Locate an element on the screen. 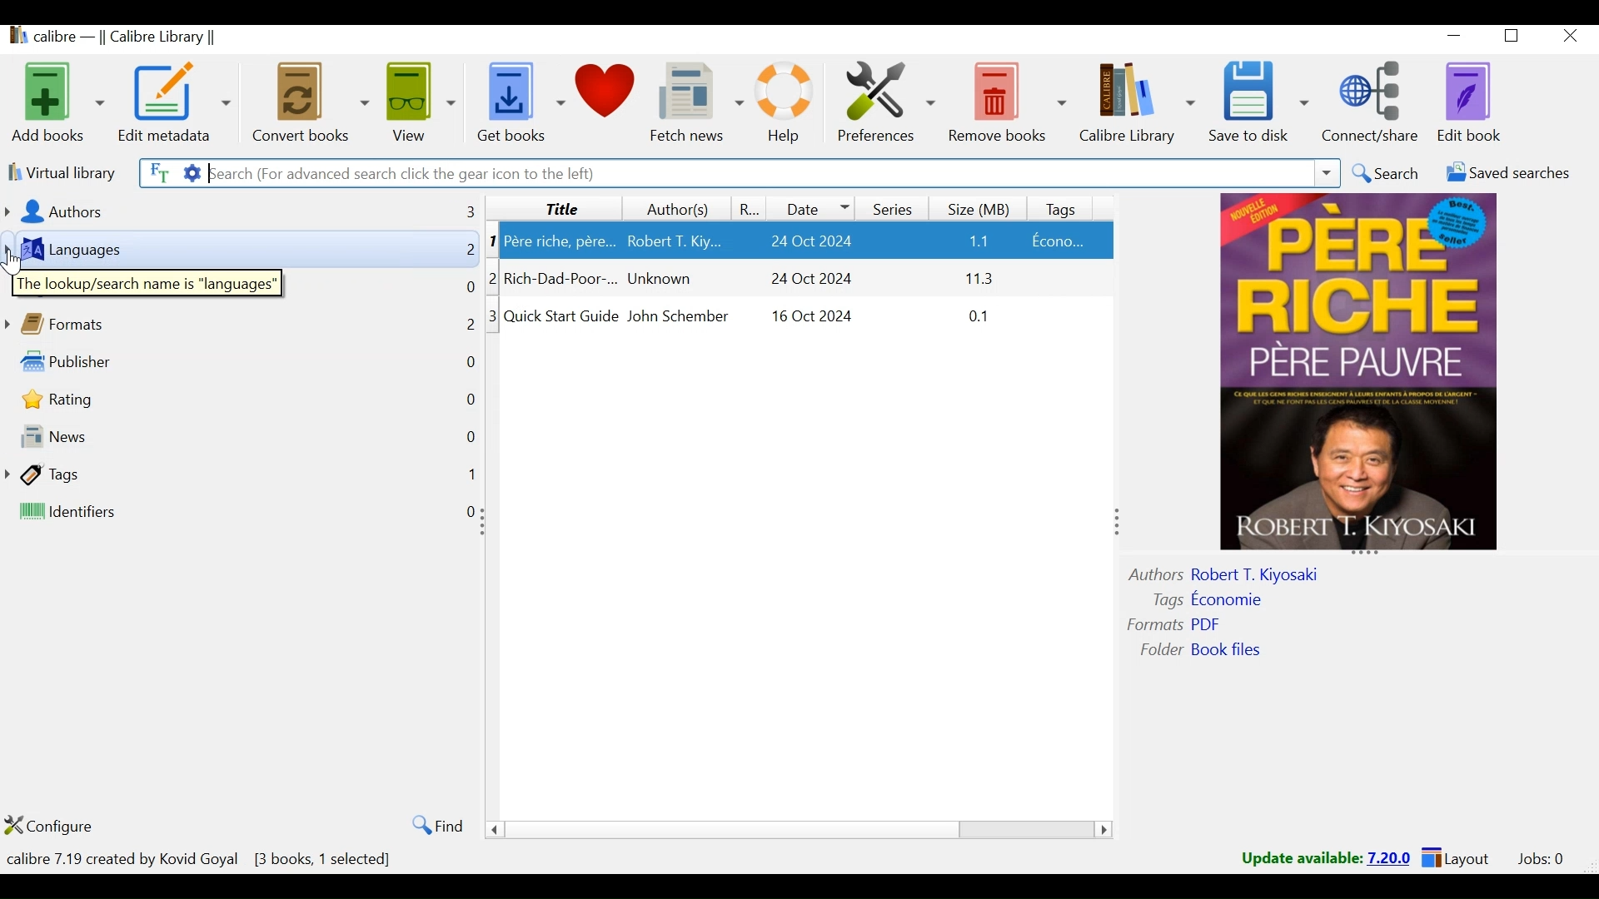  Remove books is located at coordinates (1008, 102).